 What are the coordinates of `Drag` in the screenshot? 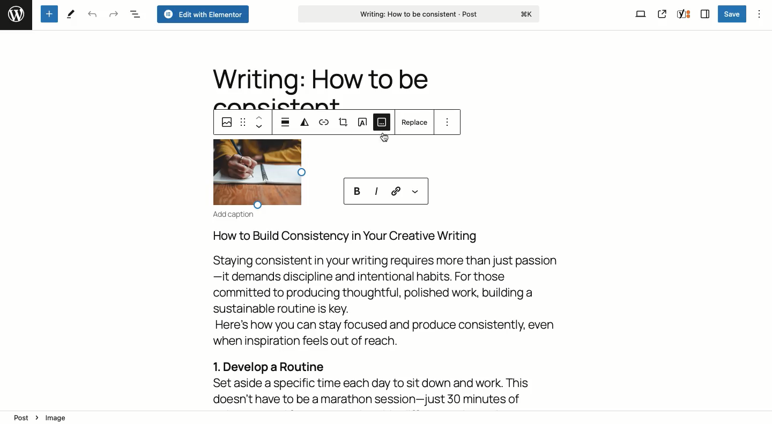 It's located at (243, 122).